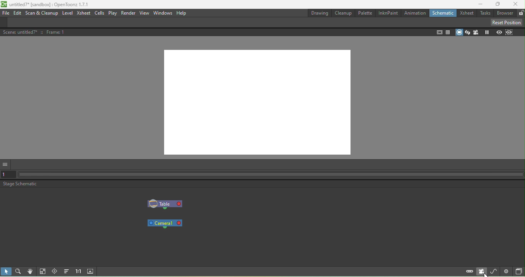 The width and height of the screenshot is (525, 277). Describe the element at coordinates (509, 32) in the screenshot. I see `Sub-camera preview` at that location.